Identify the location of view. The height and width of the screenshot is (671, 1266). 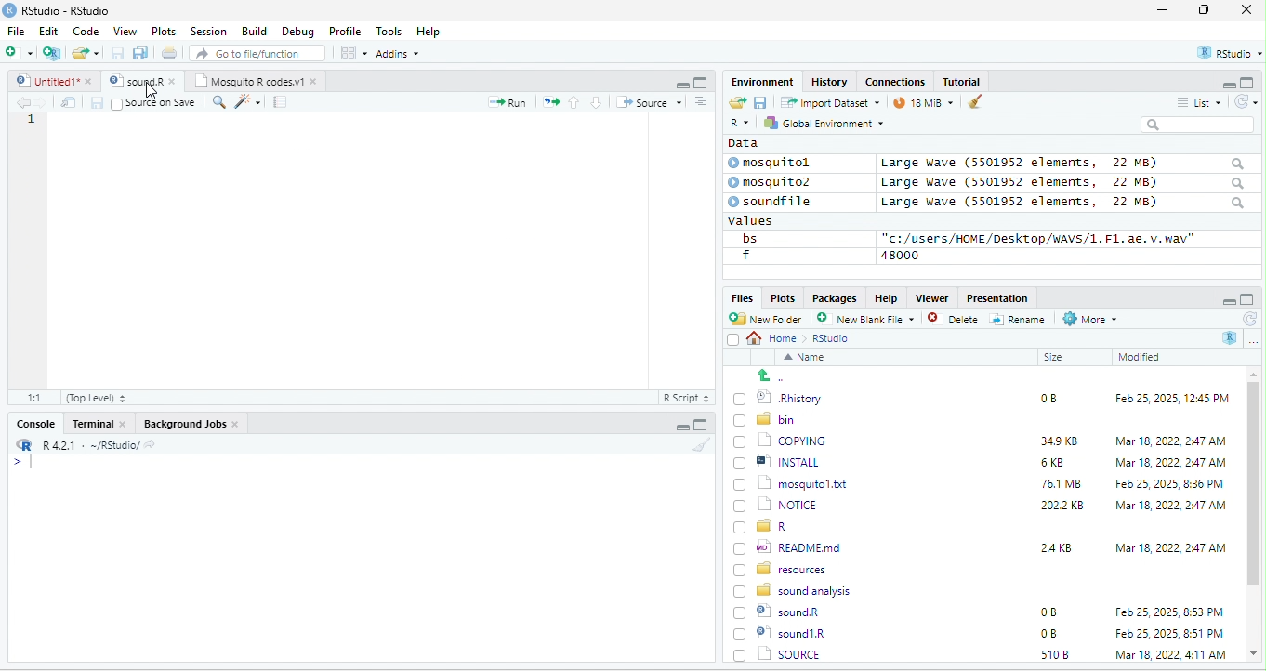
(353, 53).